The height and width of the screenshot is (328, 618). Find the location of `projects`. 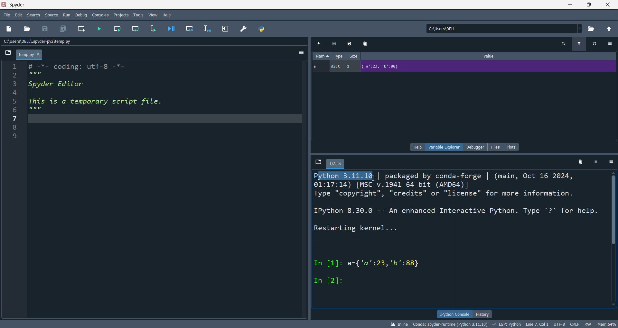

projects is located at coordinates (122, 15).